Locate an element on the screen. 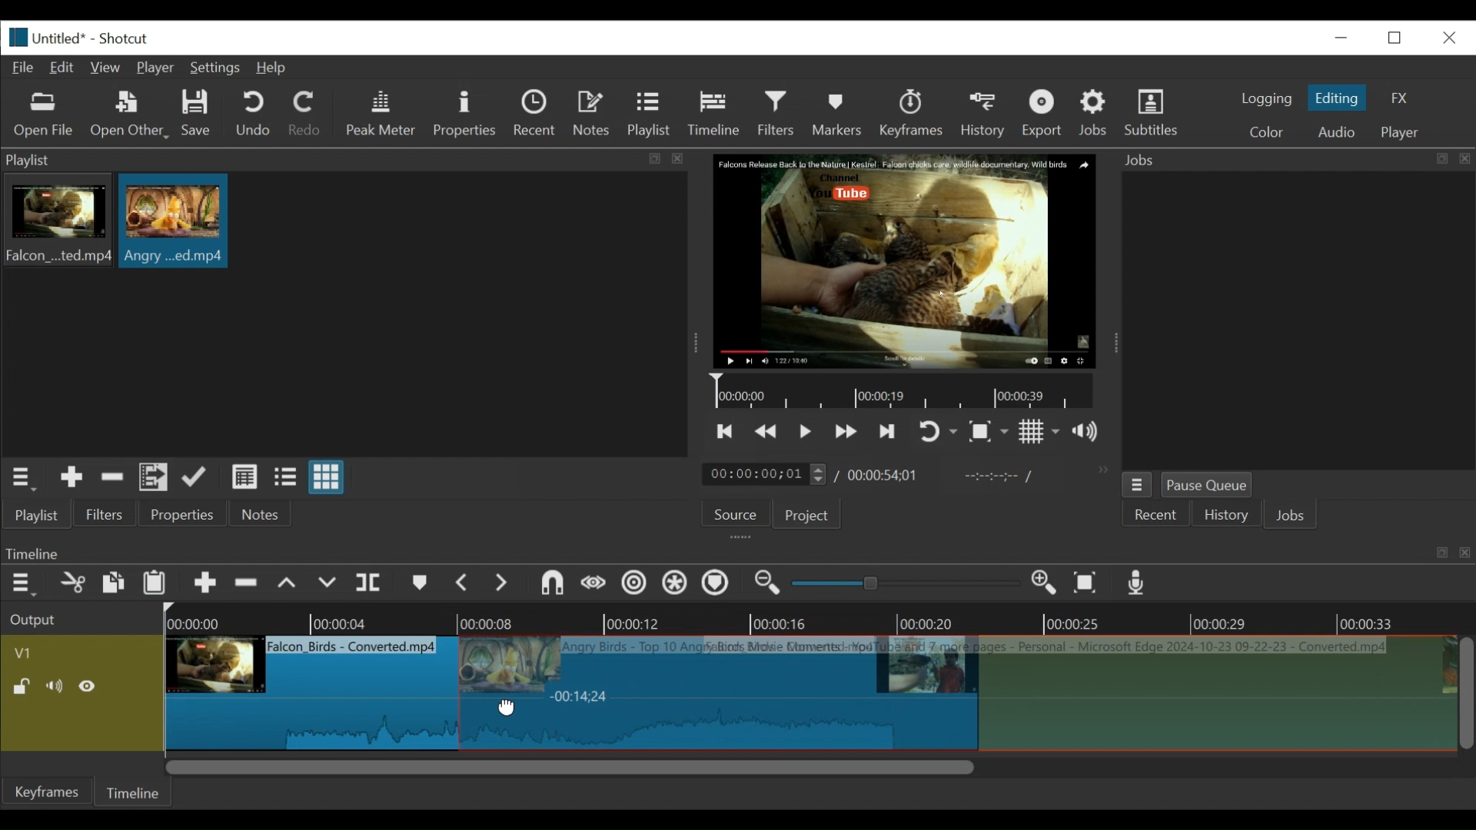 The width and height of the screenshot is (1476, 830). properties is located at coordinates (184, 515).